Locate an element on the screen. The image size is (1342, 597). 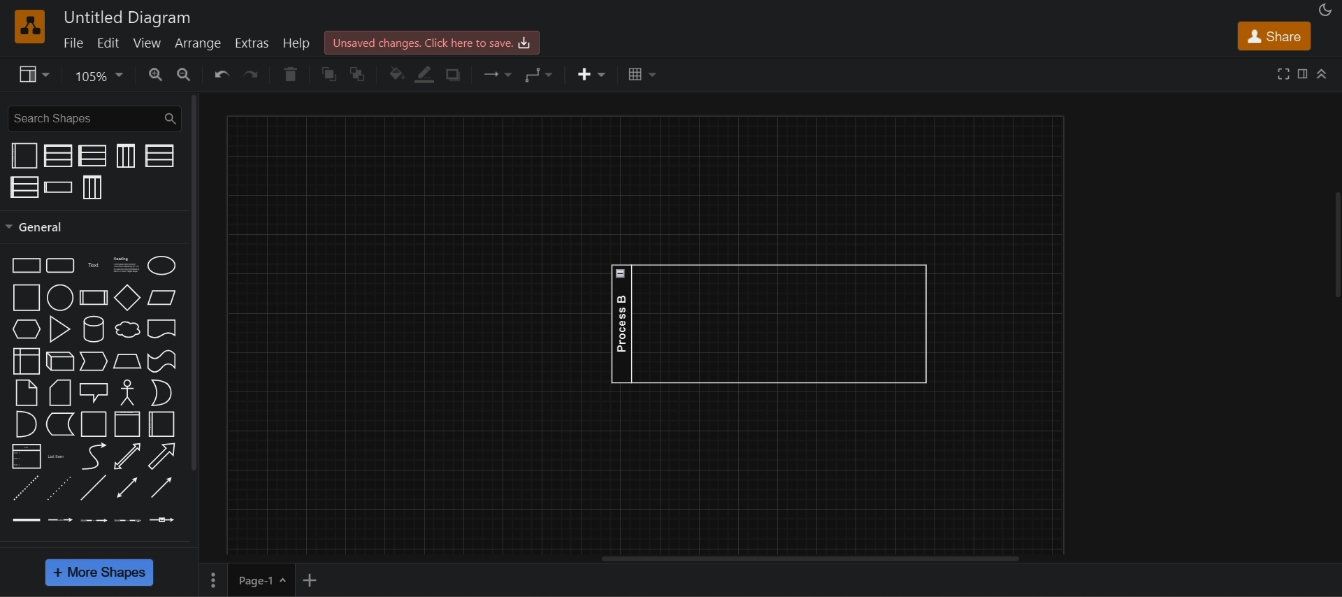
fill color is located at coordinates (394, 73).